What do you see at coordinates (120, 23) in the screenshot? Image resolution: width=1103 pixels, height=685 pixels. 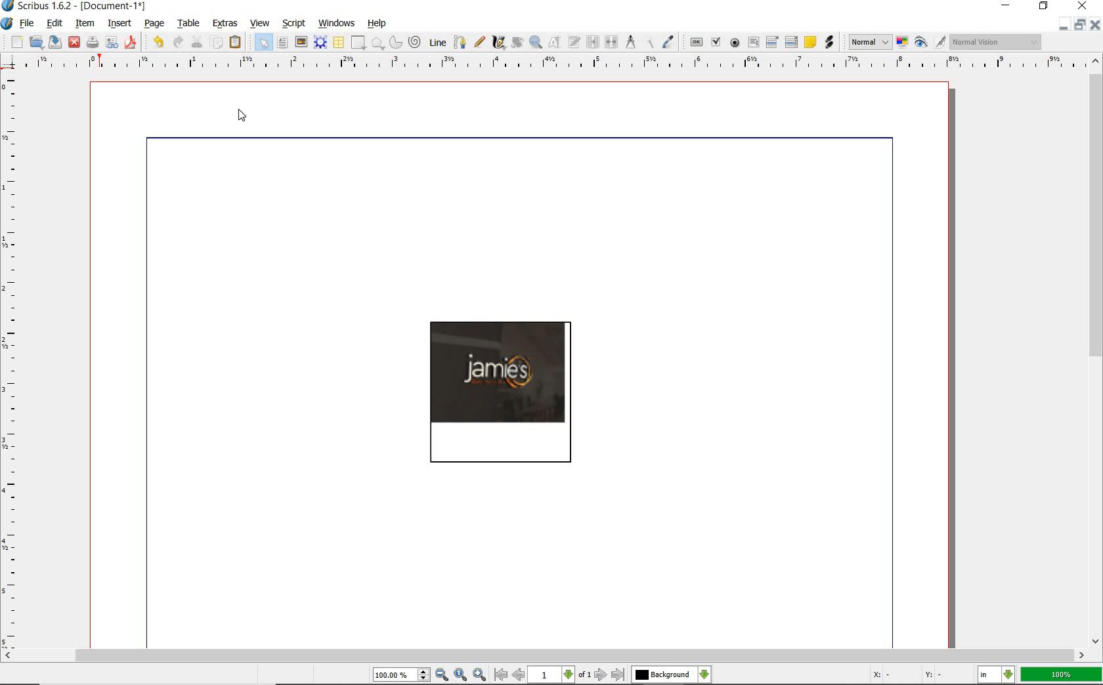 I see `insert` at bounding box center [120, 23].